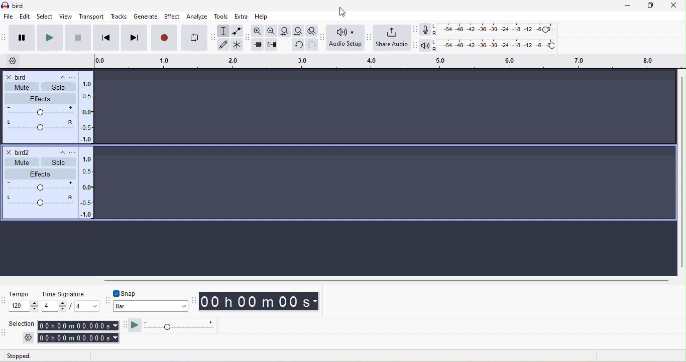  What do you see at coordinates (41, 200) in the screenshot?
I see `pan center` at bounding box center [41, 200].